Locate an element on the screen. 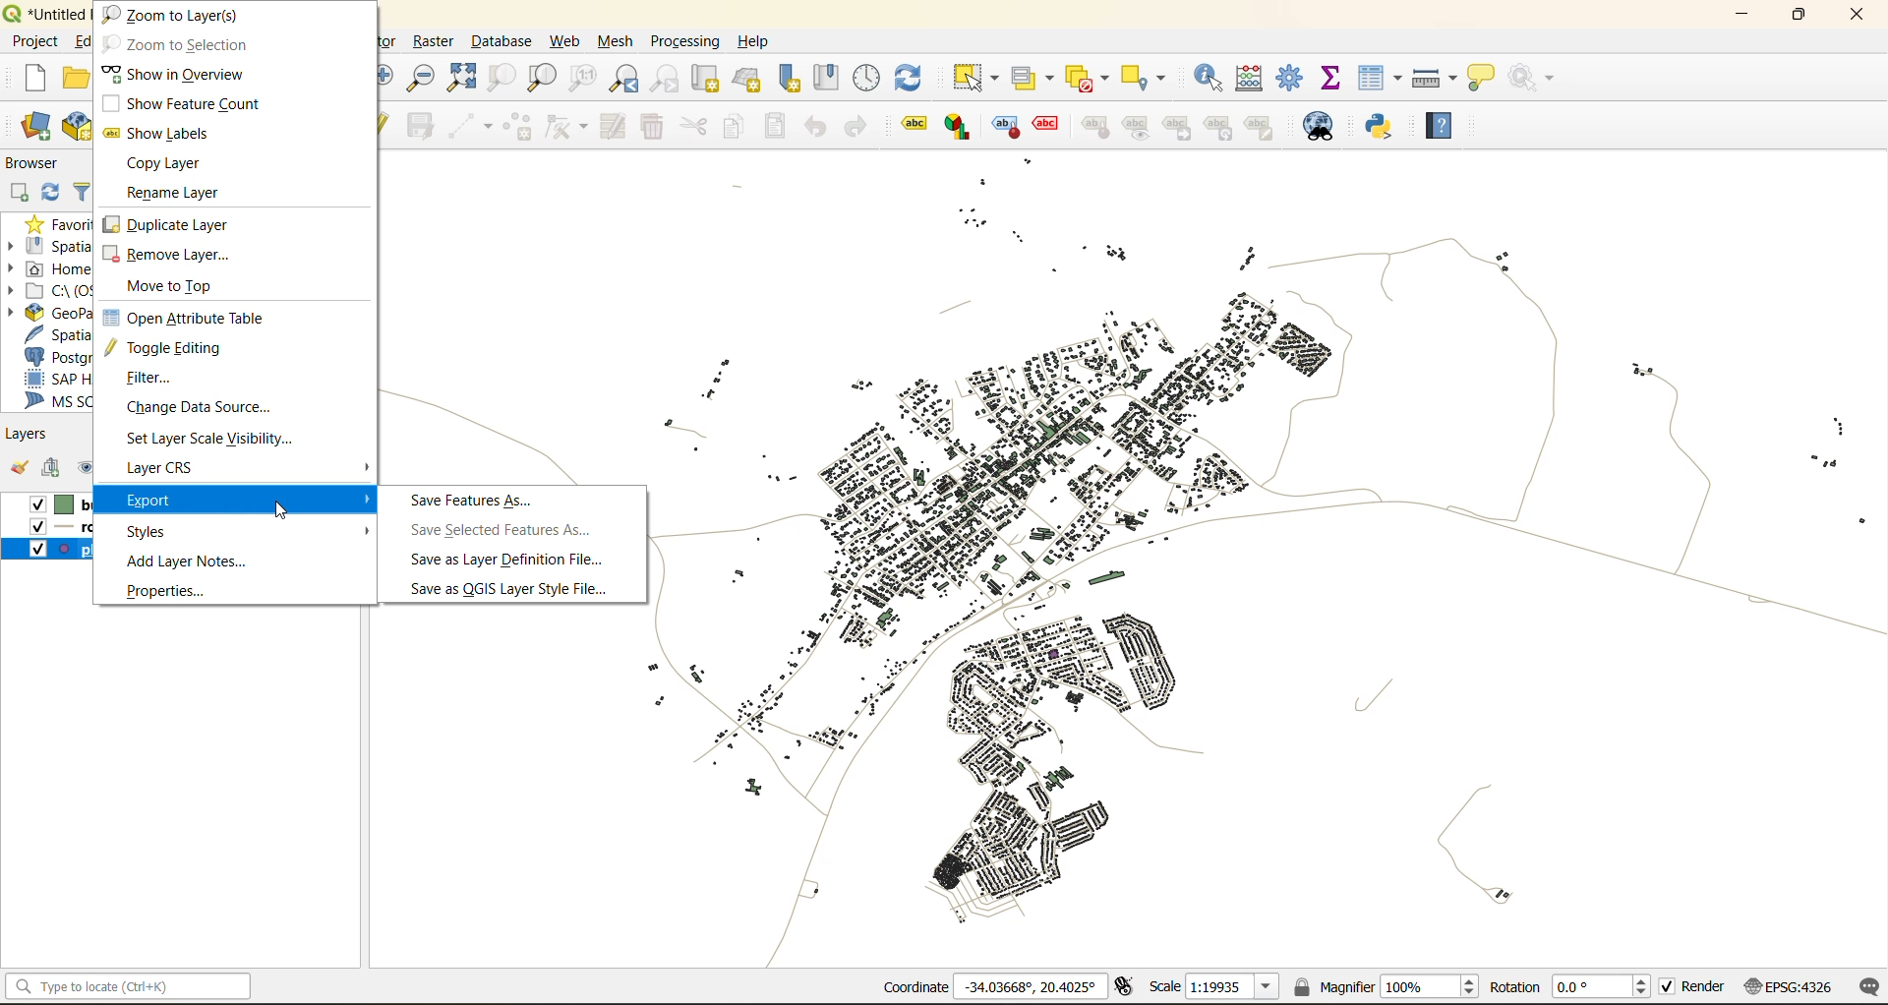 The width and height of the screenshot is (1888, 1005). select value is located at coordinates (1032, 77).